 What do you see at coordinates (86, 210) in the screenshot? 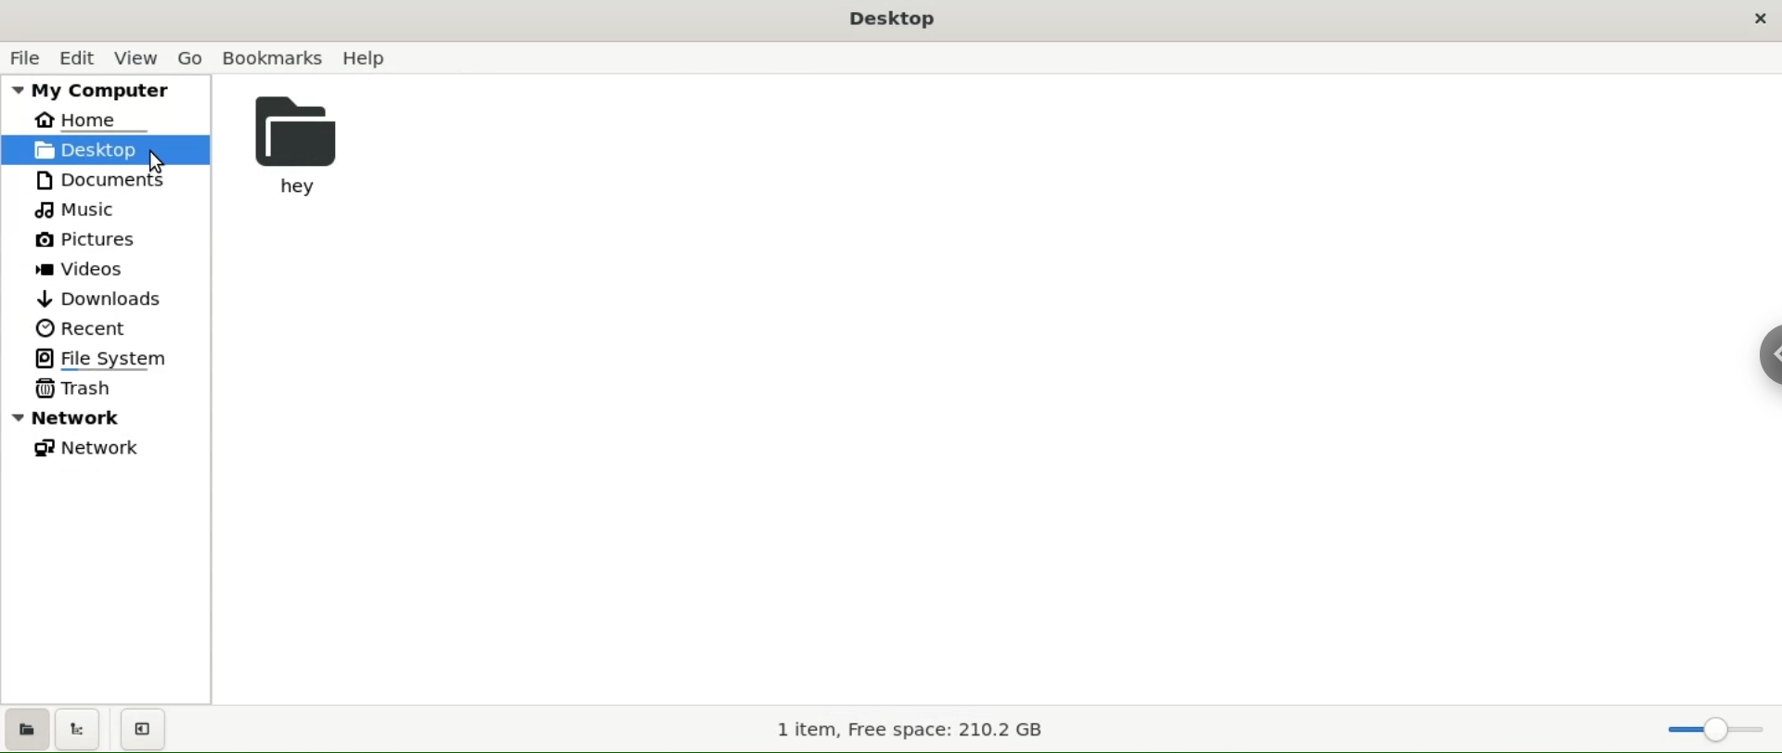
I see `music` at bounding box center [86, 210].